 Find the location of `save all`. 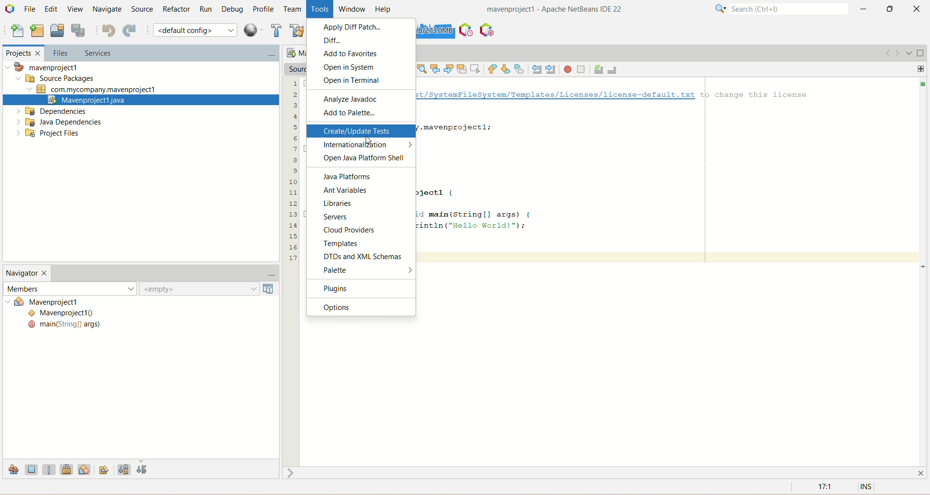

save all is located at coordinates (78, 31).